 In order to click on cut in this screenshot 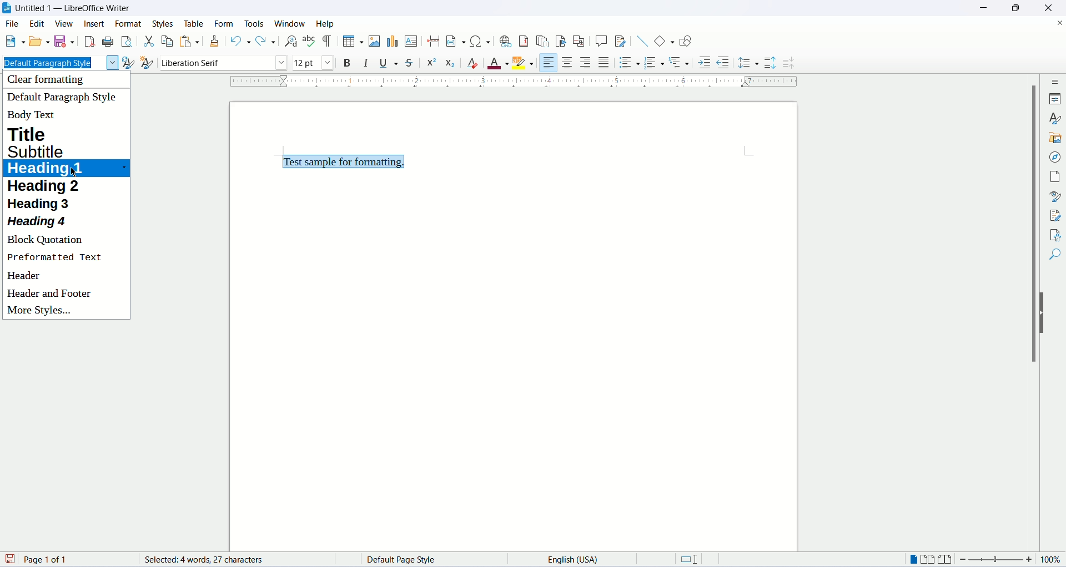, I will do `click(147, 40)`.